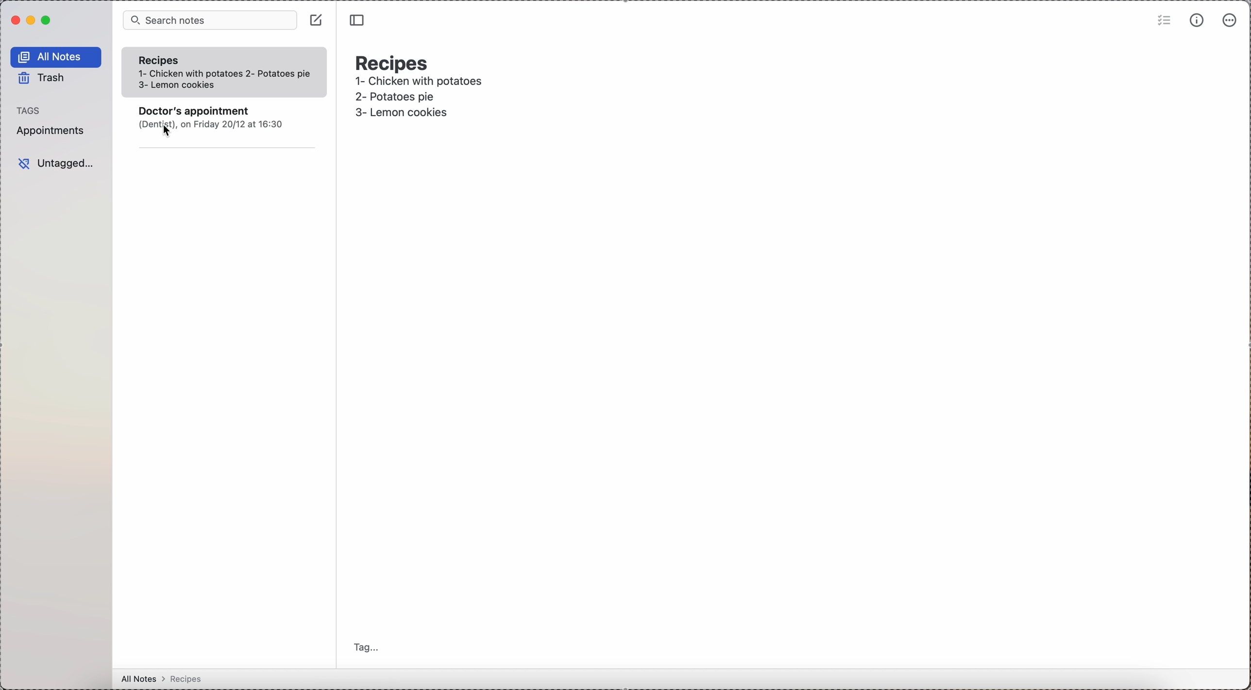  What do you see at coordinates (366, 648) in the screenshot?
I see `tag` at bounding box center [366, 648].